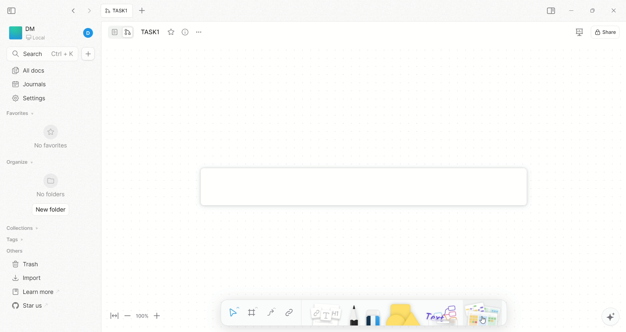  What do you see at coordinates (271, 313) in the screenshot?
I see `curve` at bounding box center [271, 313].